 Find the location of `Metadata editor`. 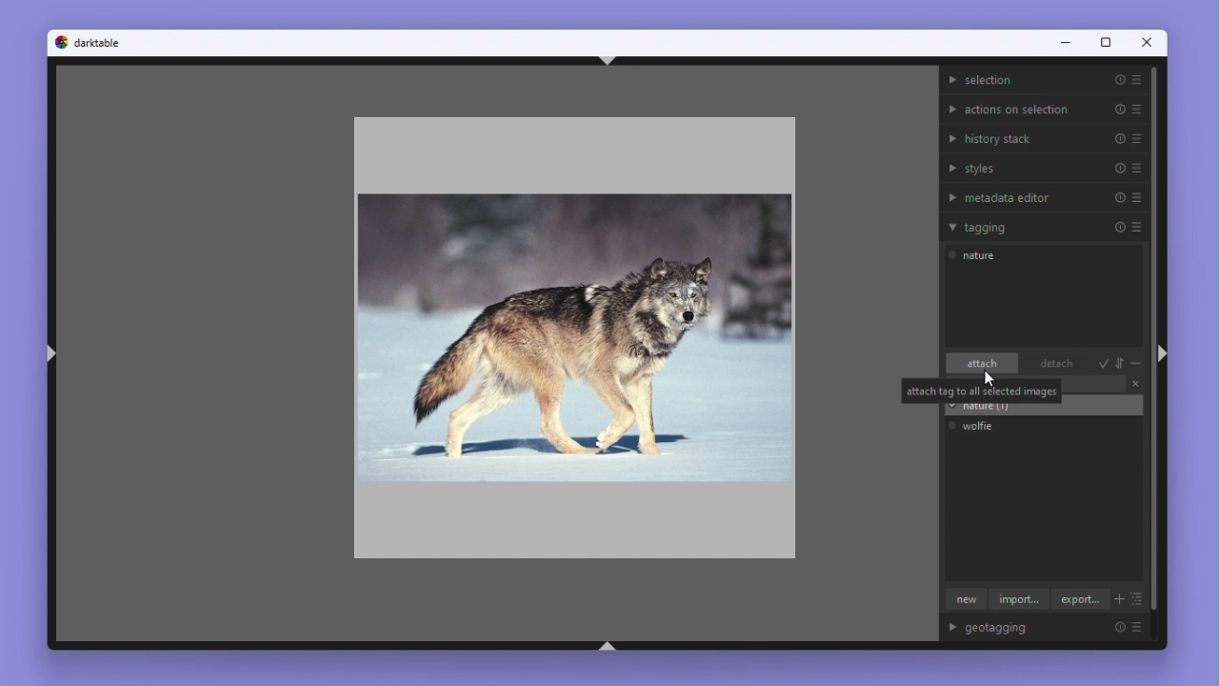

Metadata editor is located at coordinates (1045, 195).